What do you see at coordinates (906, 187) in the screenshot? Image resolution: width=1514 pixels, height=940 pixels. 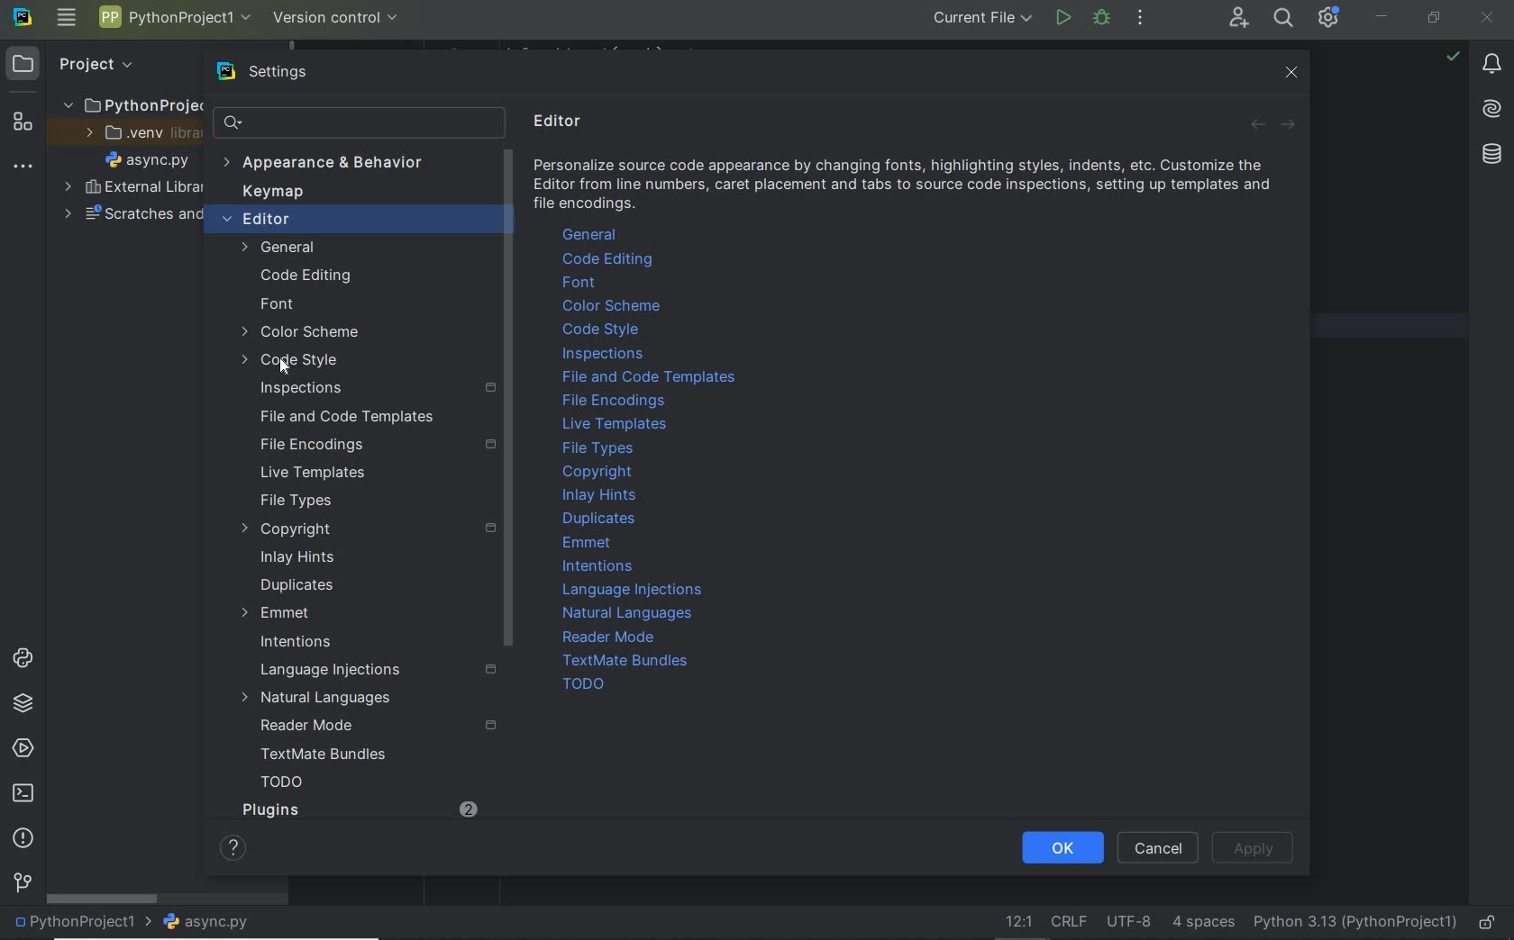 I see `Personalize source code appearance by changing fonts, highlighting styles, indents, etc. Customize the Editor from line numbers, caret placement and tabs to source code inspections, setting up templates and file encodings.` at bounding box center [906, 187].